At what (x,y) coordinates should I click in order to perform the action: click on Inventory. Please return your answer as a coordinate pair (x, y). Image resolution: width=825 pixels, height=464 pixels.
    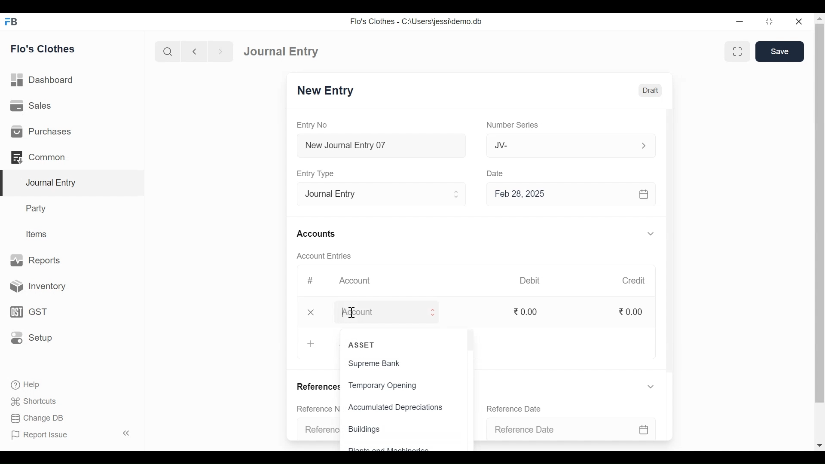
    Looking at the image, I should click on (35, 287).